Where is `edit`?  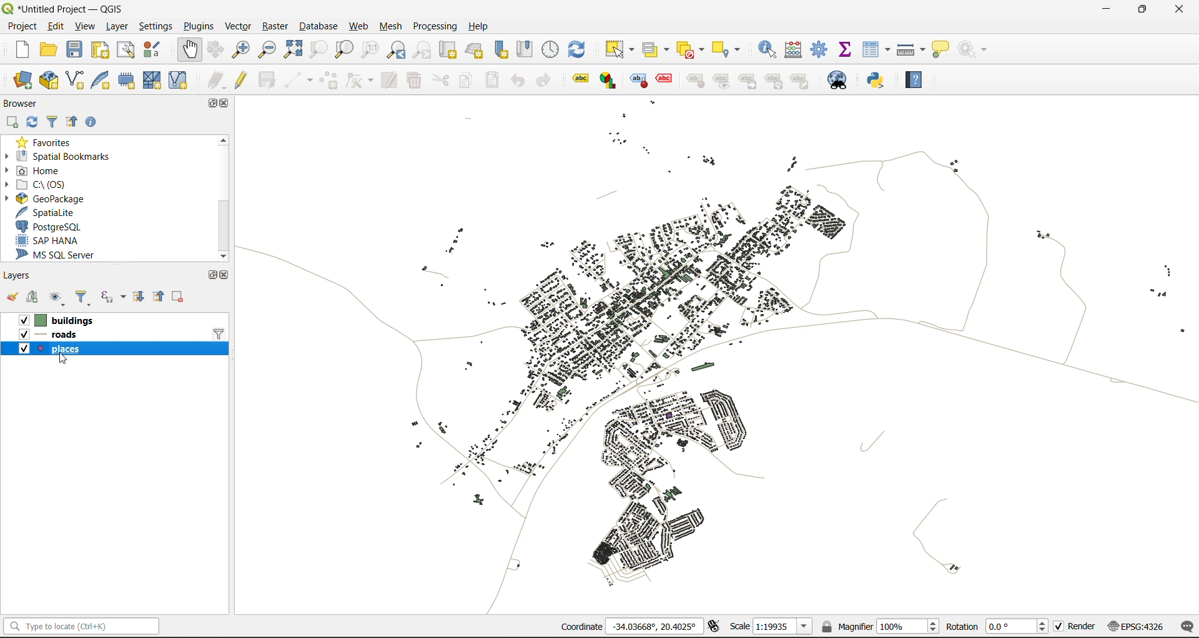
edit is located at coordinates (55, 26).